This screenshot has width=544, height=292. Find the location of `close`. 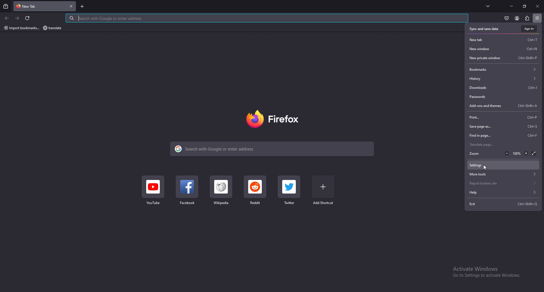

close is located at coordinates (537, 7).